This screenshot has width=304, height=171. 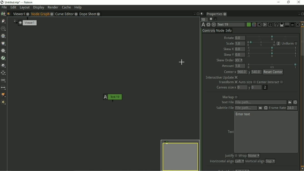 What do you see at coordinates (220, 31) in the screenshot?
I see `Node` at bounding box center [220, 31].